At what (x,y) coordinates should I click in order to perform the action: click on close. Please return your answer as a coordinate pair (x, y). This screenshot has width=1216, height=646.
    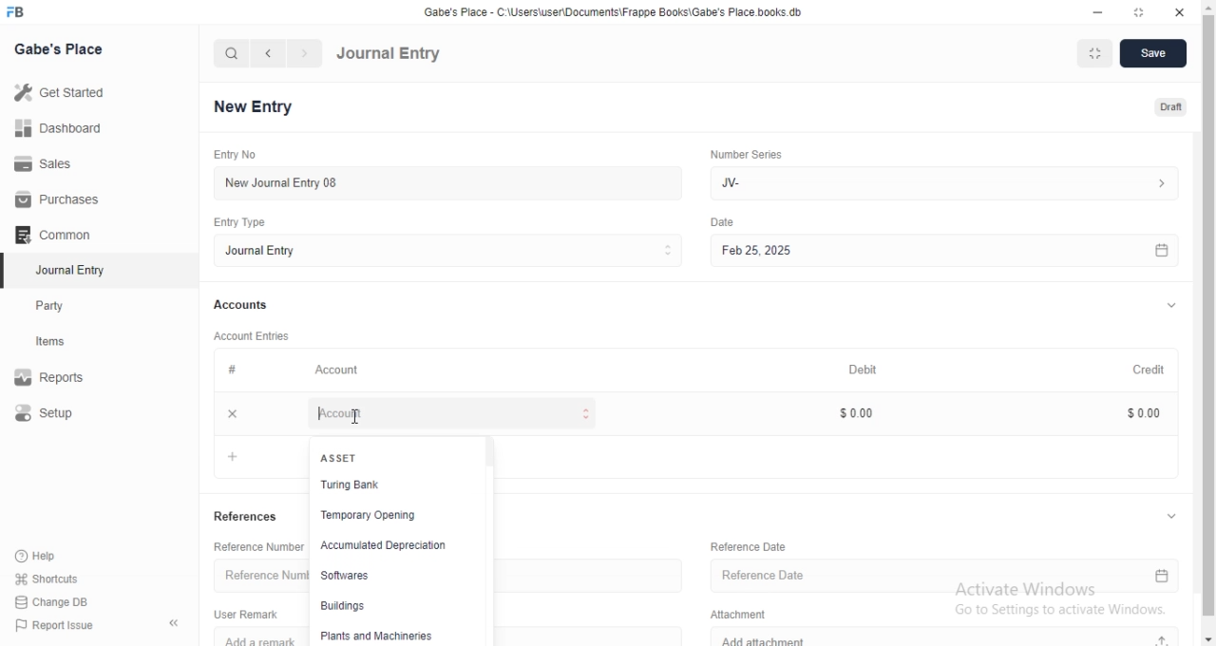
    Looking at the image, I should click on (233, 413).